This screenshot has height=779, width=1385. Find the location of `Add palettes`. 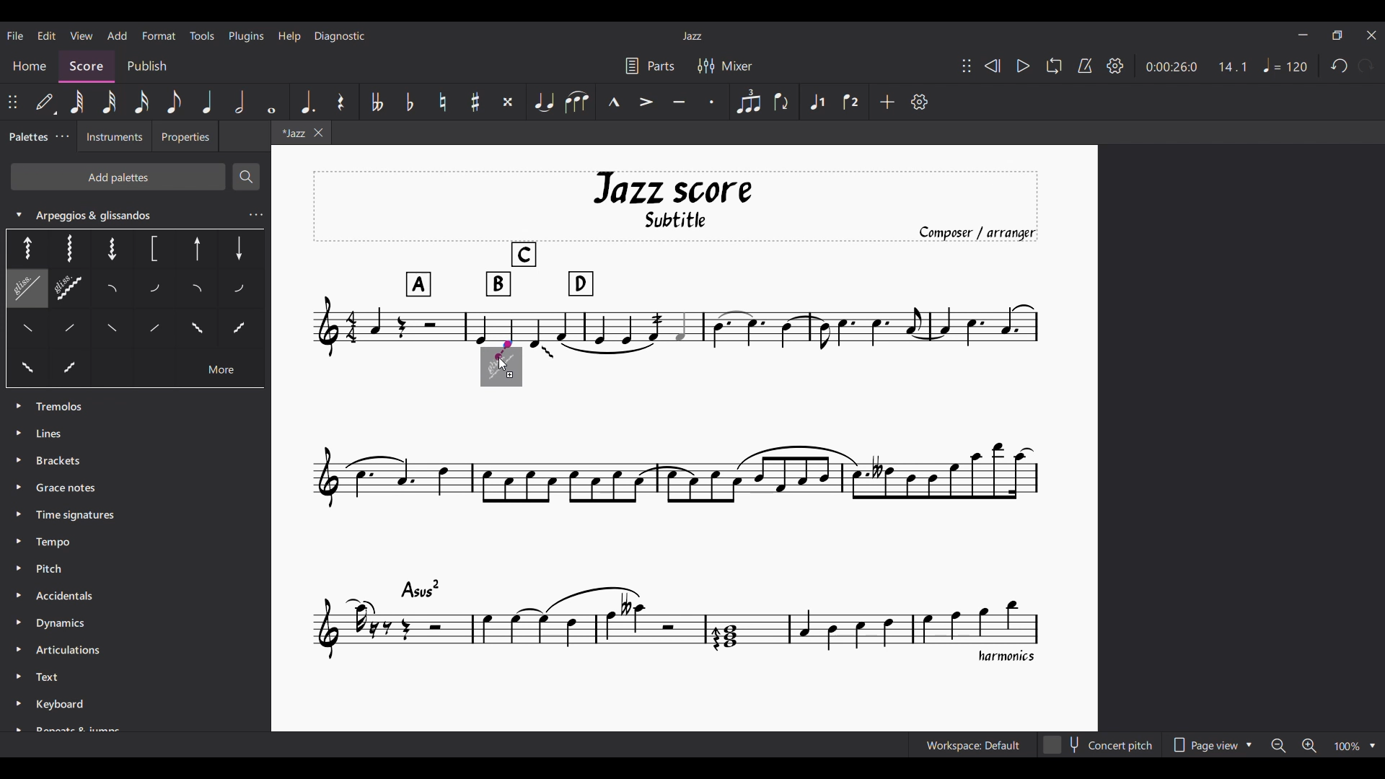

Add palettes is located at coordinates (118, 176).